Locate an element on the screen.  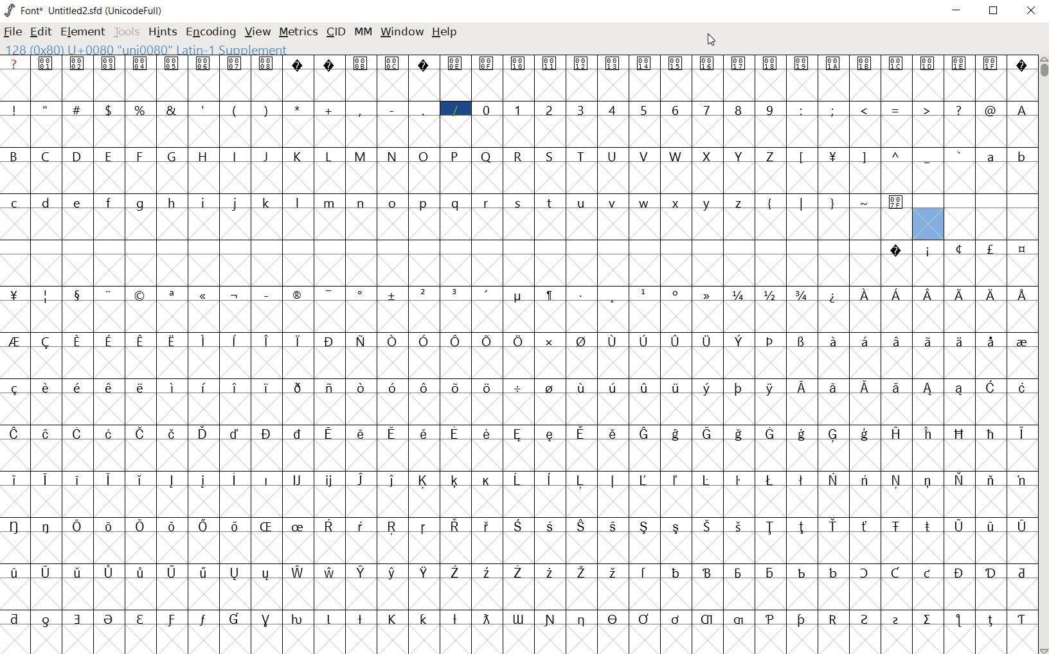
glyph is located at coordinates (77, 434).